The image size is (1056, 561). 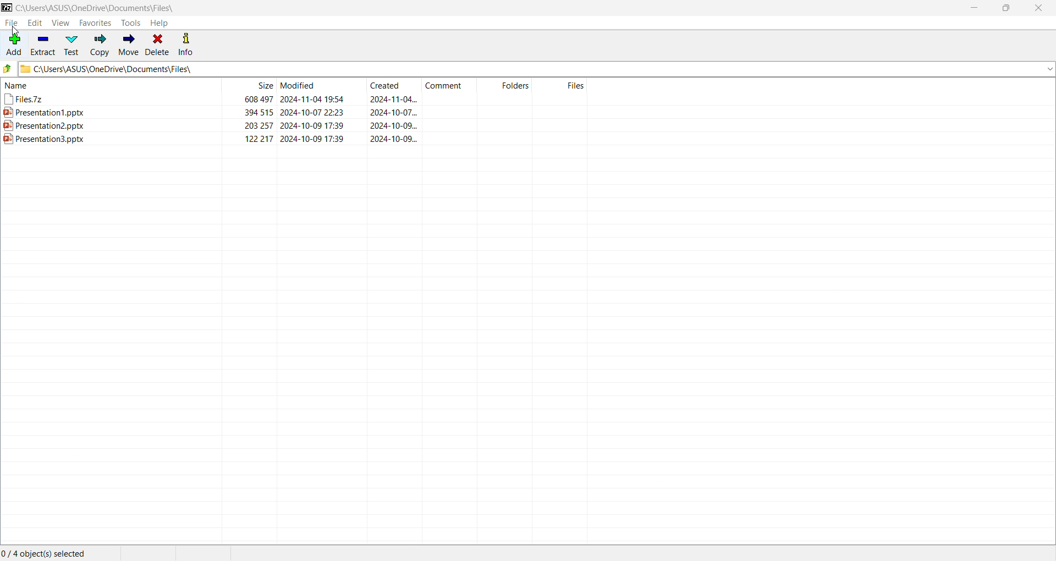 I want to click on Application Name, so click(x=7, y=8).